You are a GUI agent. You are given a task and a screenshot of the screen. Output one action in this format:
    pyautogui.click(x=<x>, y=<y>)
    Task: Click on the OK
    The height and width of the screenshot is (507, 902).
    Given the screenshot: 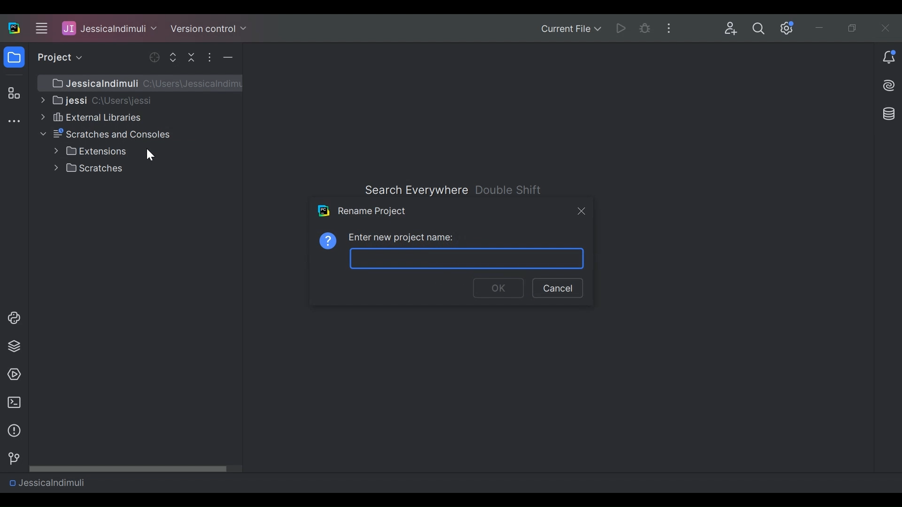 What is the action you would take?
    pyautogui.click(x=499, y=289)
    